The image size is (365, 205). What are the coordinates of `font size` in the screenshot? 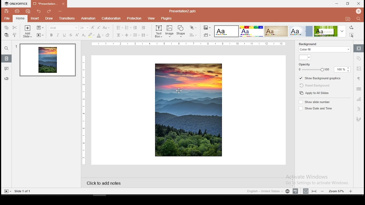 It's located at (84, 28).